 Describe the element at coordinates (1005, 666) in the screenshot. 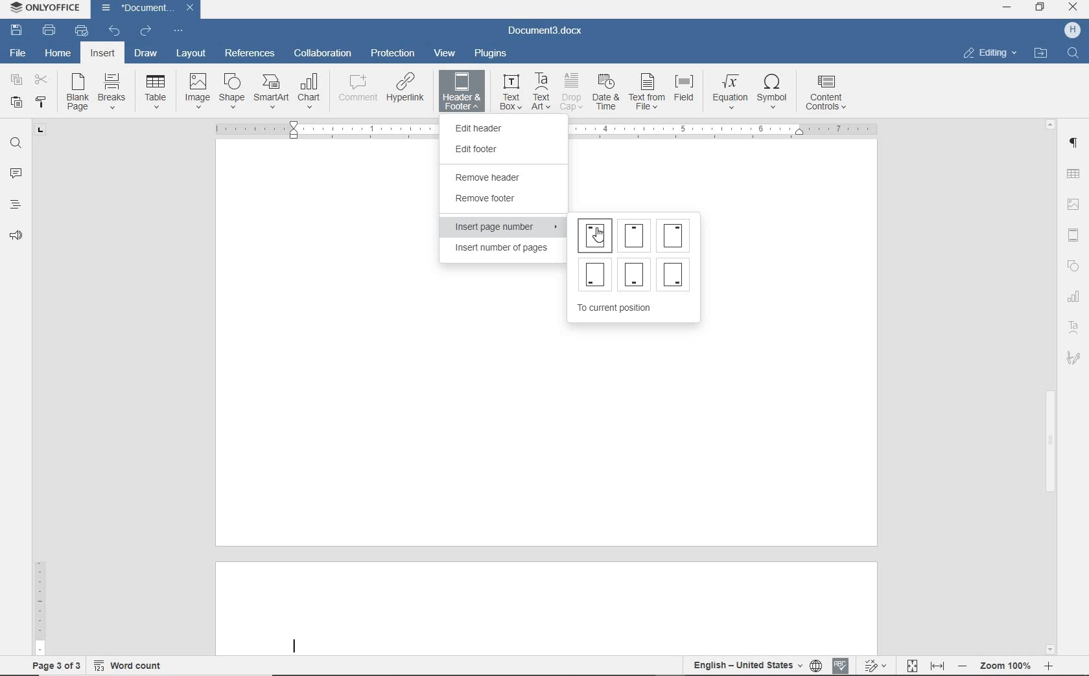

I see `Zoom 100%` at that location.